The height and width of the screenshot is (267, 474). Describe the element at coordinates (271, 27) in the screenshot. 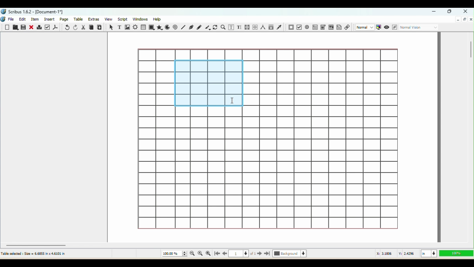

I see `Copy item properties` at that location.